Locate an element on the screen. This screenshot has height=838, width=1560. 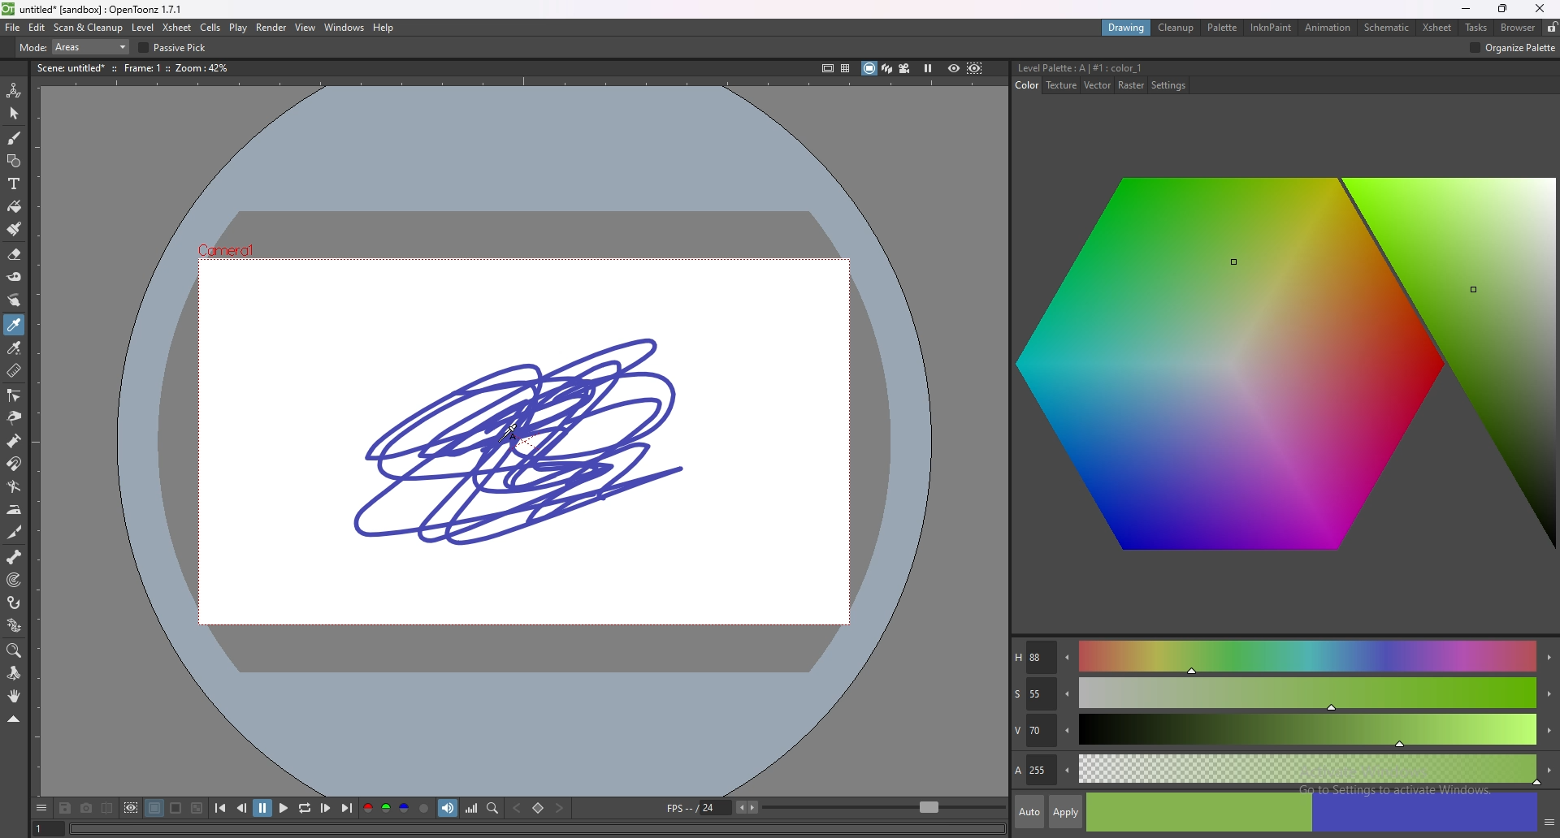
last frame is located at coordinates (345, 808).